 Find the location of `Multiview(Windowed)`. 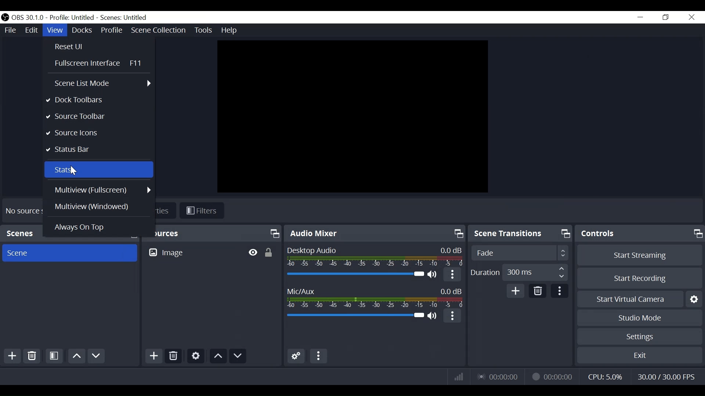

Multiview(Windowed) is located at coordinates (102, 206).